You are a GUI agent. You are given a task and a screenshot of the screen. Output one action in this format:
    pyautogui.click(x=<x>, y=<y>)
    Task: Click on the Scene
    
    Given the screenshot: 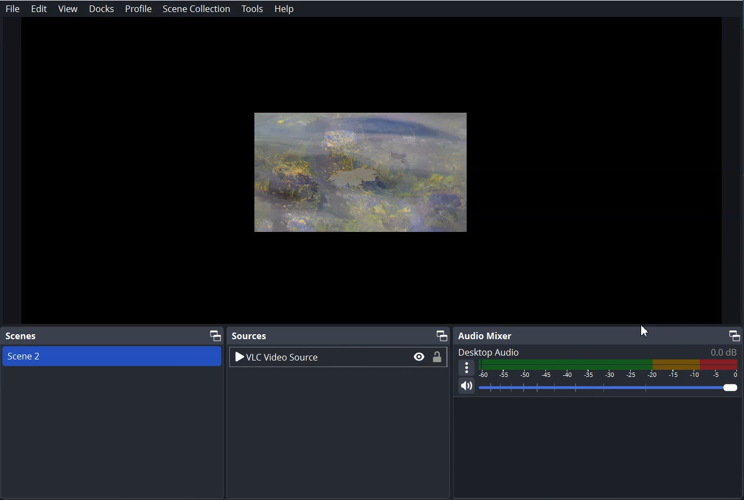 What is the action you would take?
    pyautogui.click(x=22, y=336)
    